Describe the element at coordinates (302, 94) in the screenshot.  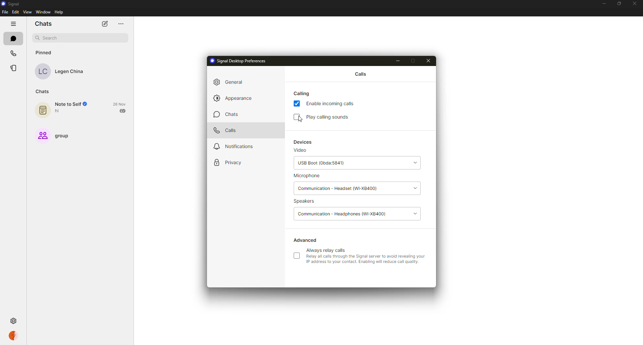
I see `calling` at that location.